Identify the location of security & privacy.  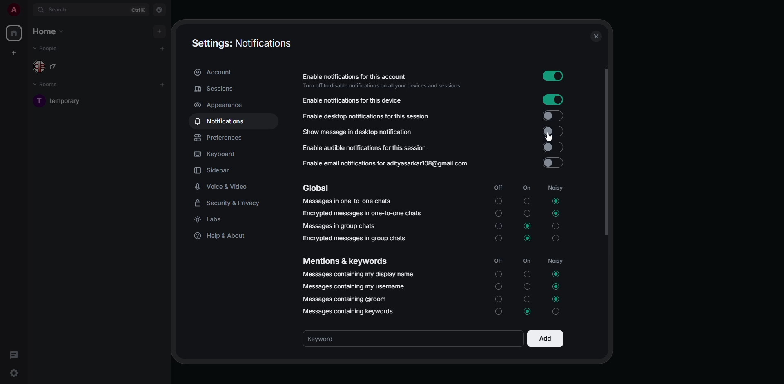
(229, 203).